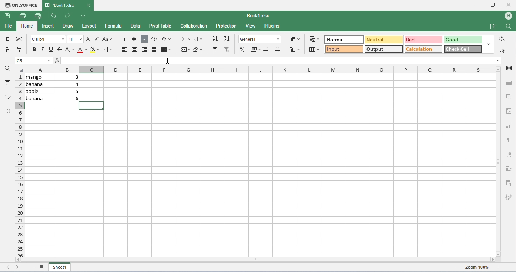 The image size is (516, 272). Describe the element at coordinates (492, 5) in the screenshot. I see `maximize` at that location.